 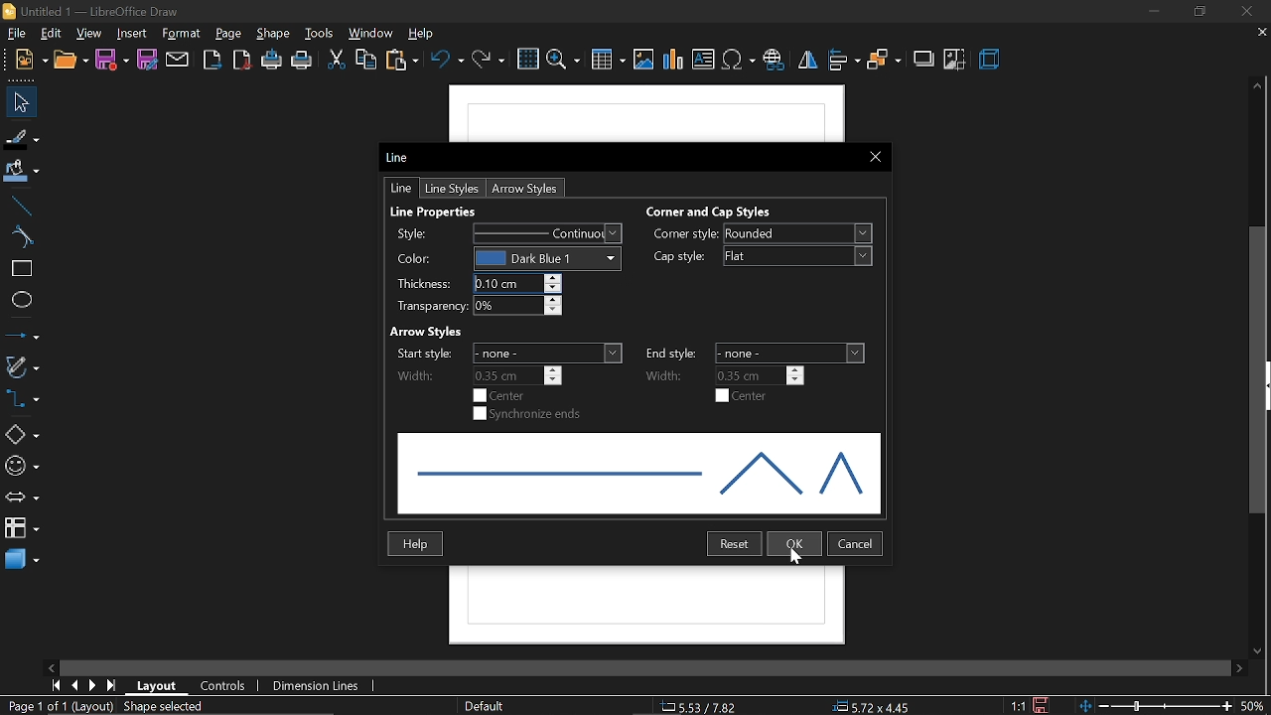 I want to click on Style:, so click(x=418, y=233).